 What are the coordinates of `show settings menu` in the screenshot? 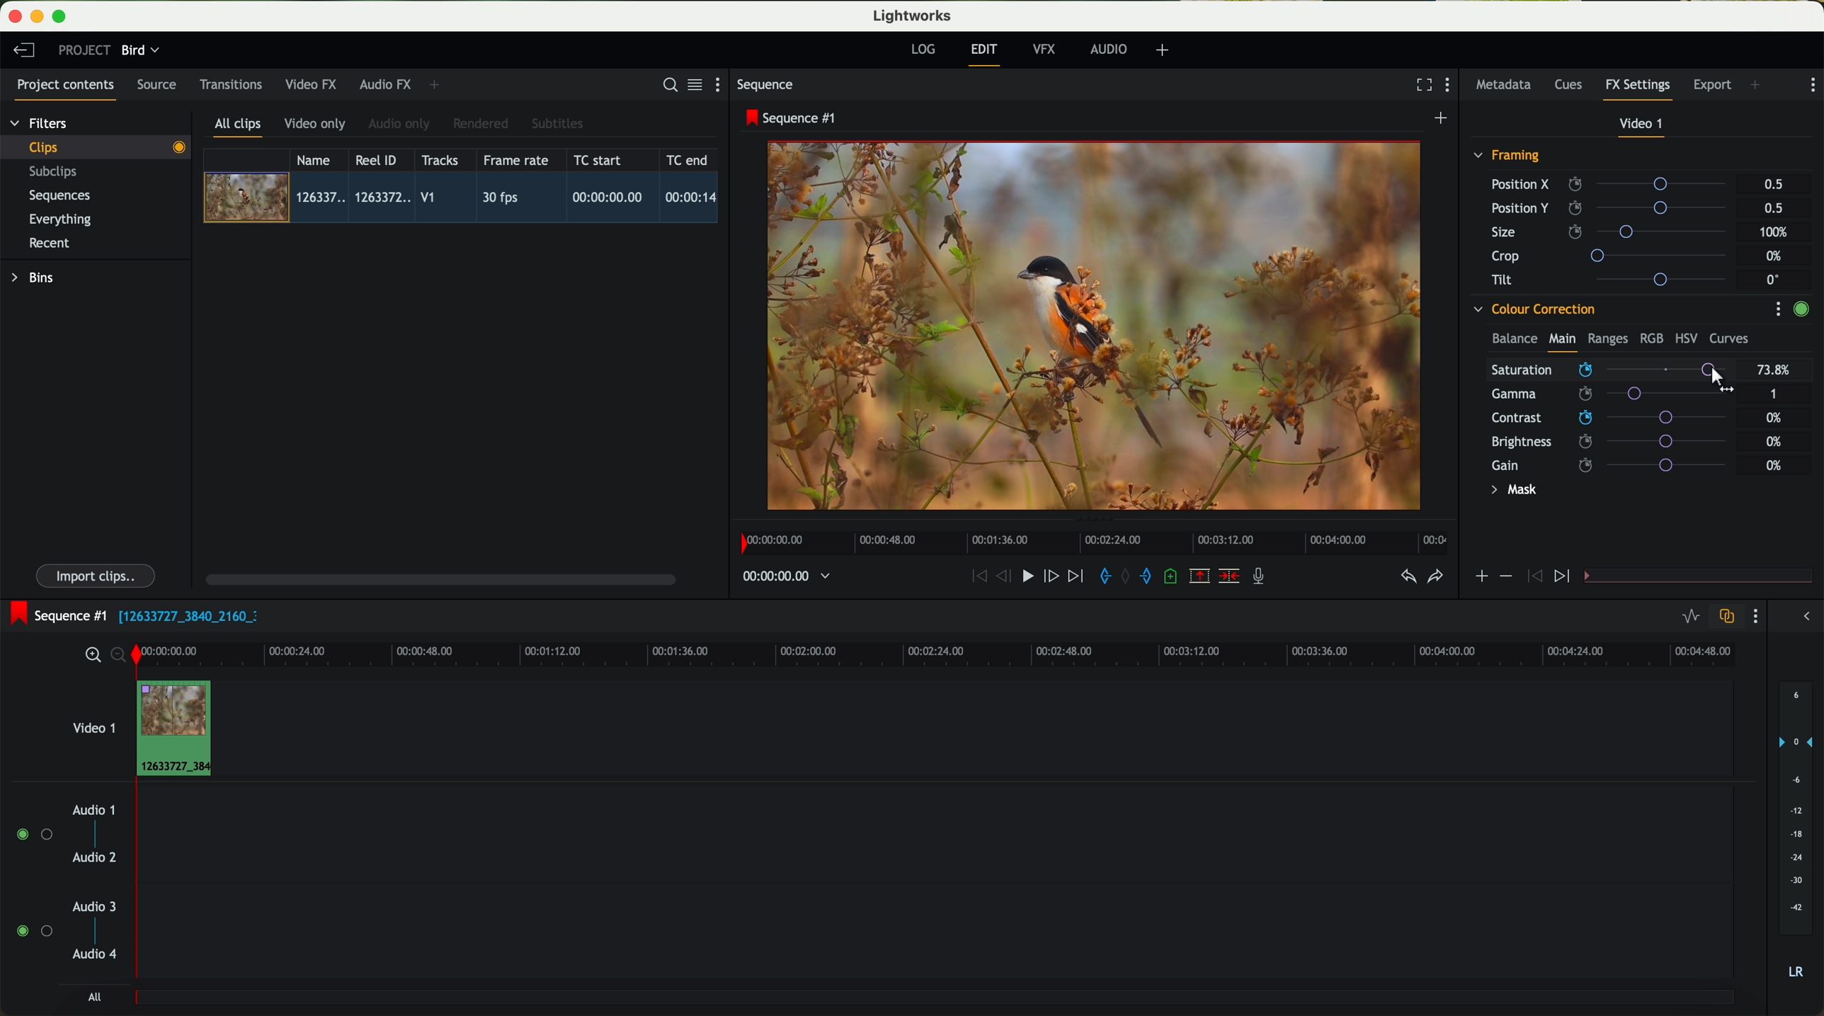 It's located at (724, 84).